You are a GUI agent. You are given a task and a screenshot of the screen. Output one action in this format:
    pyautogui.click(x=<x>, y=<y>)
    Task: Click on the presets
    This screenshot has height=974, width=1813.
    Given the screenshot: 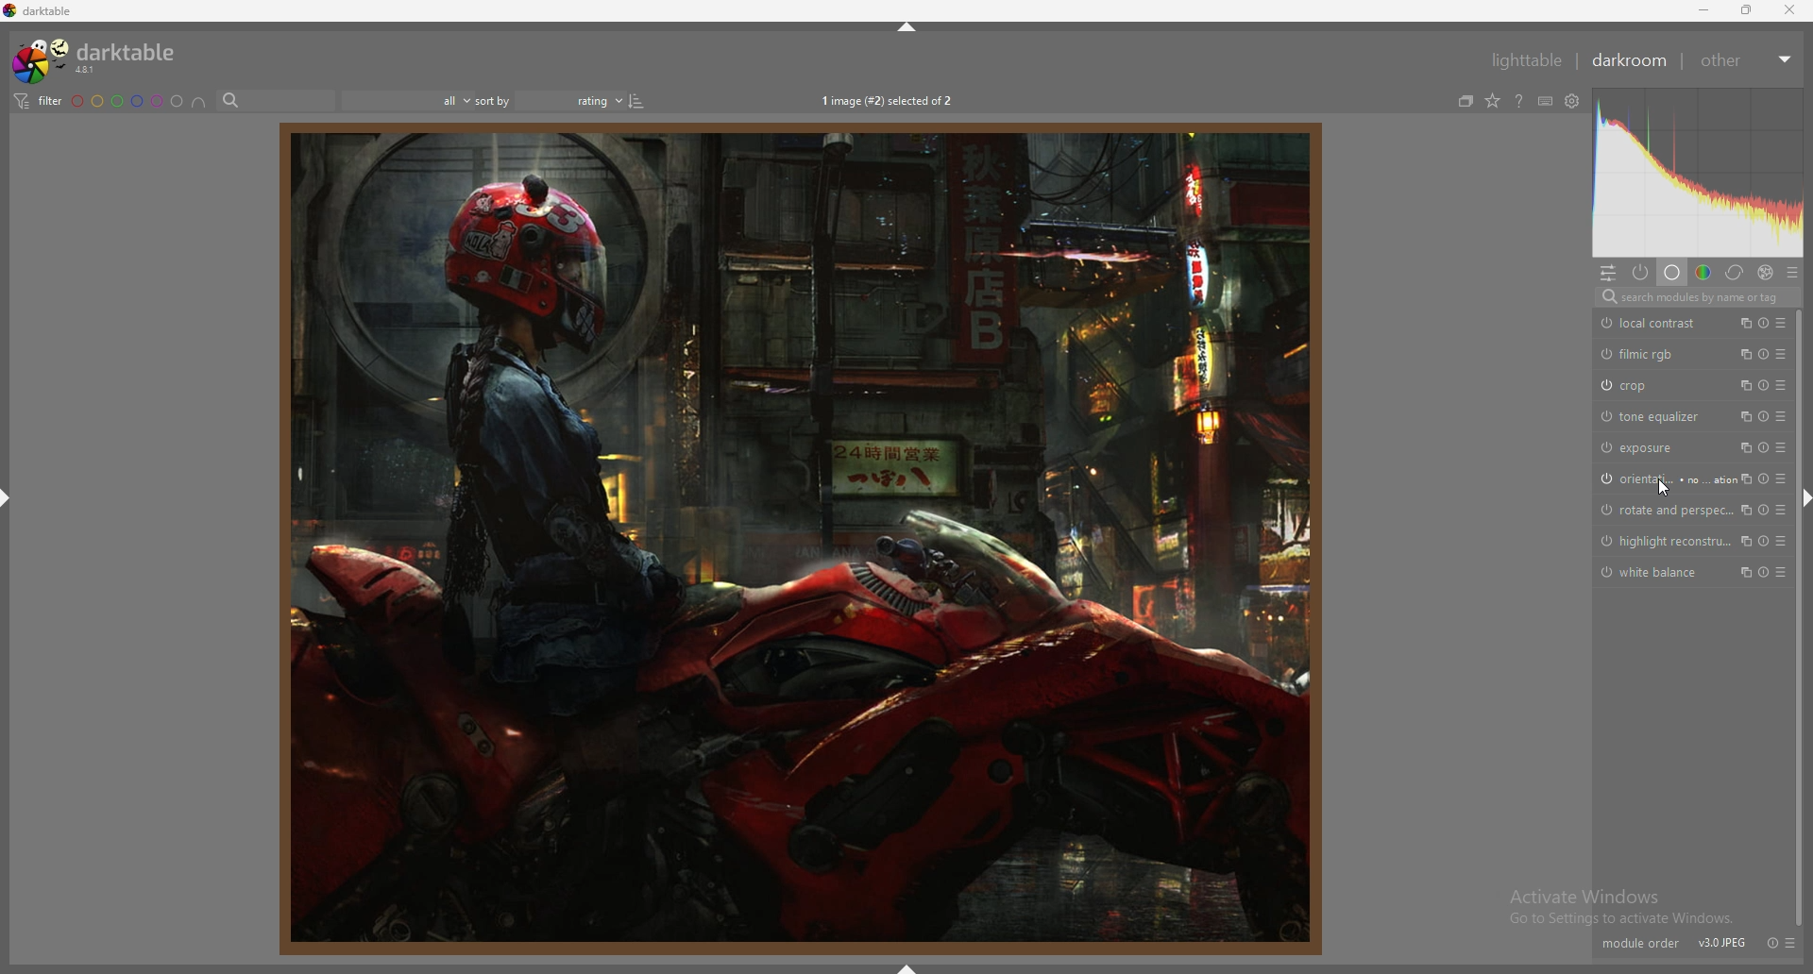 What is the action you would take?
    pyautogui.click(x=1781, y=541)
    